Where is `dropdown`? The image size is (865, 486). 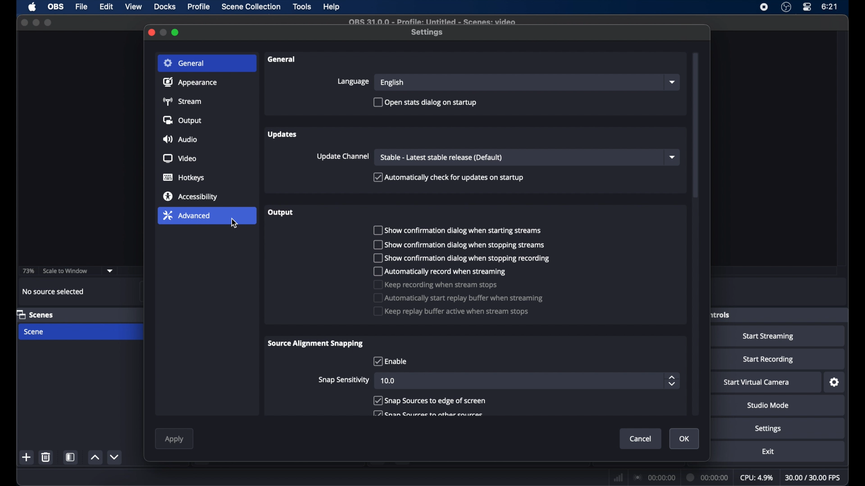 dropdown is located at coordinates (673, 157).